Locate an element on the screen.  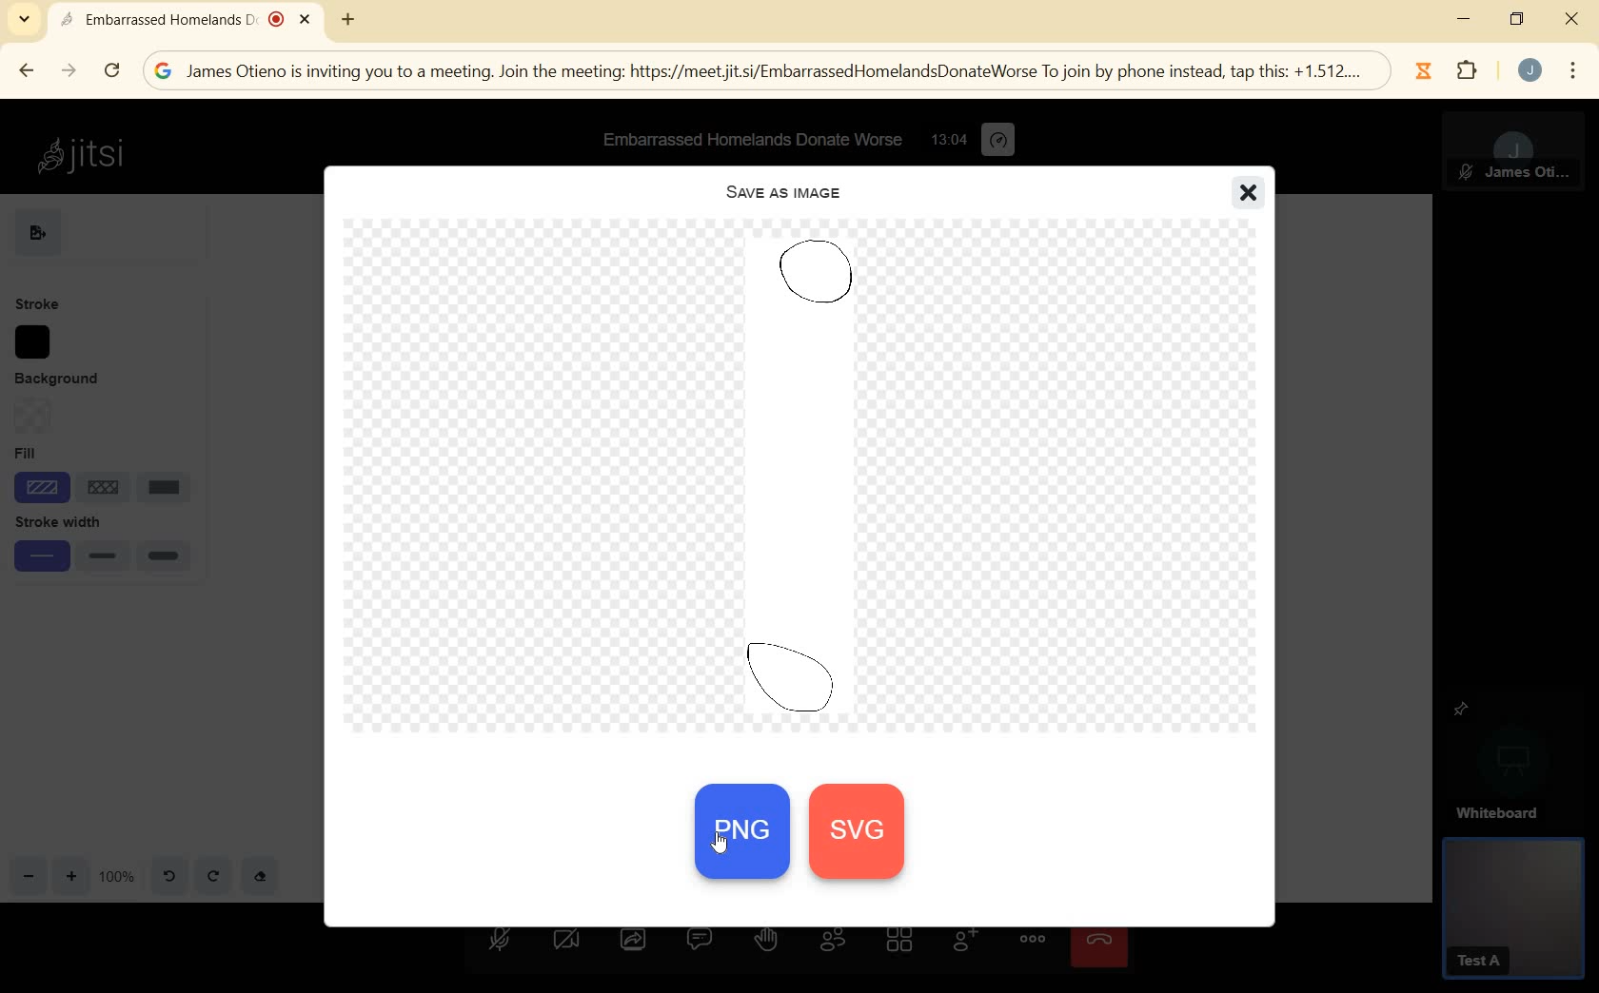
shade is located at coordinates (37, 487).